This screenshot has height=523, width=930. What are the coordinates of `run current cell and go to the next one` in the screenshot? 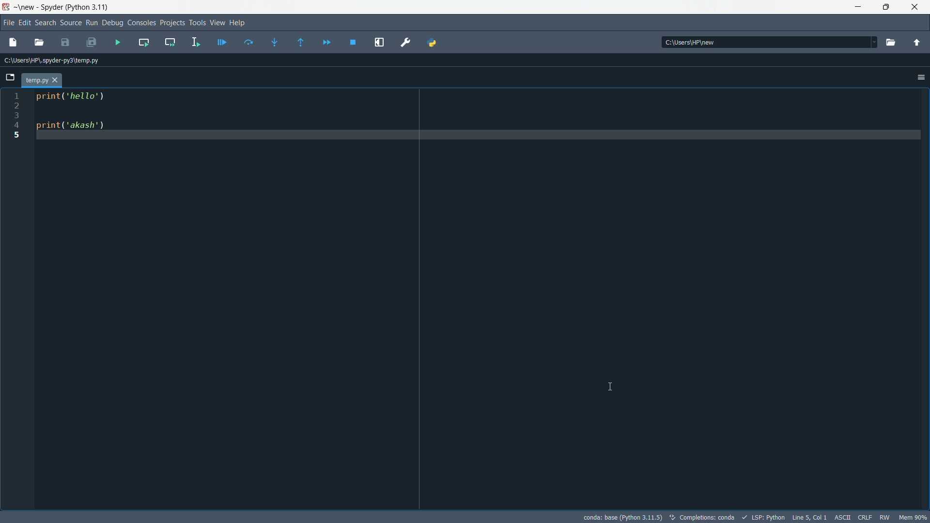 It's located at (170, 41).